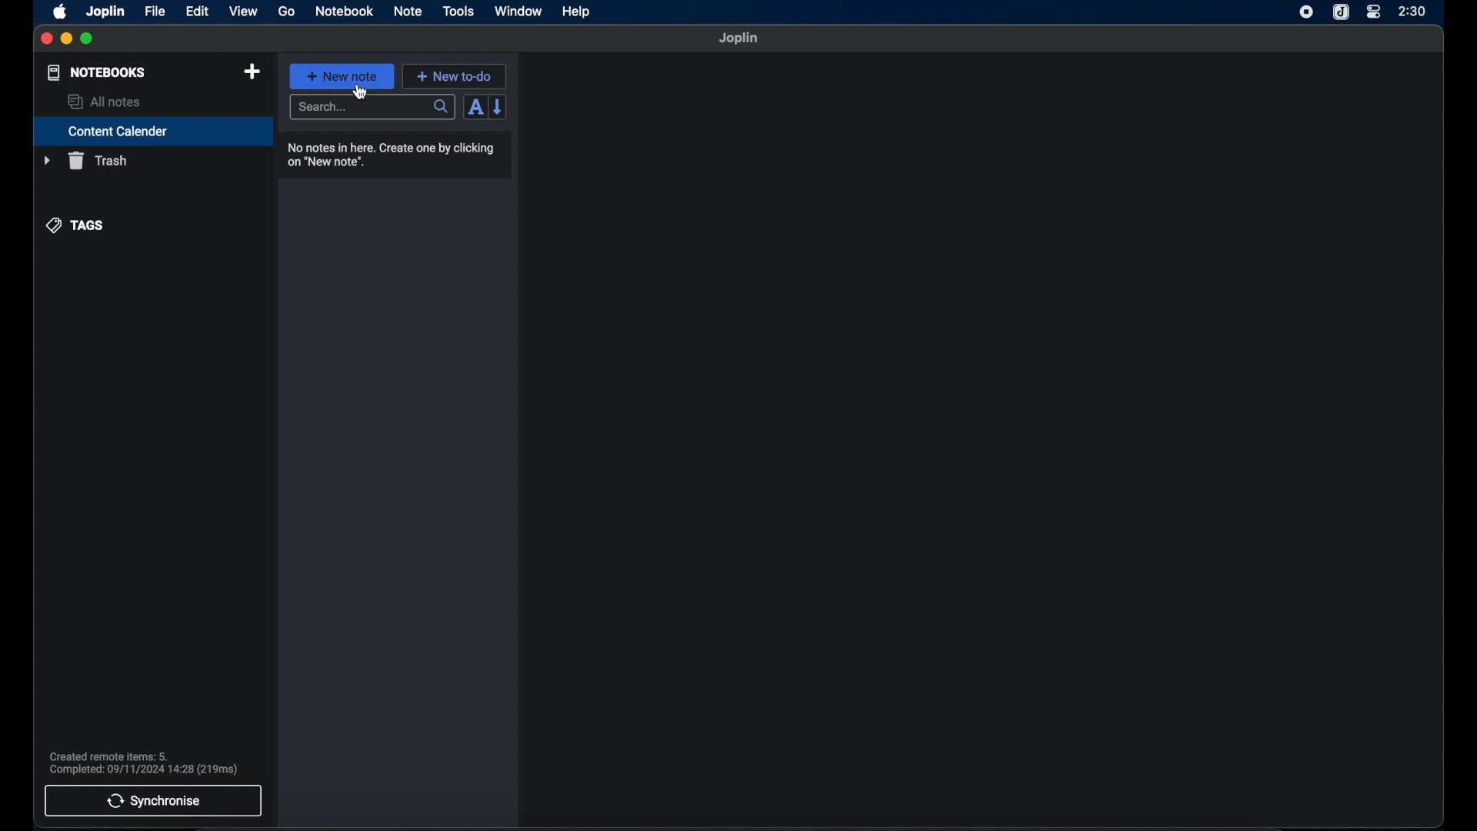 The height and width of the screenshot is (831, 1477). I want to click on joplin icon, so click(1340, 12).